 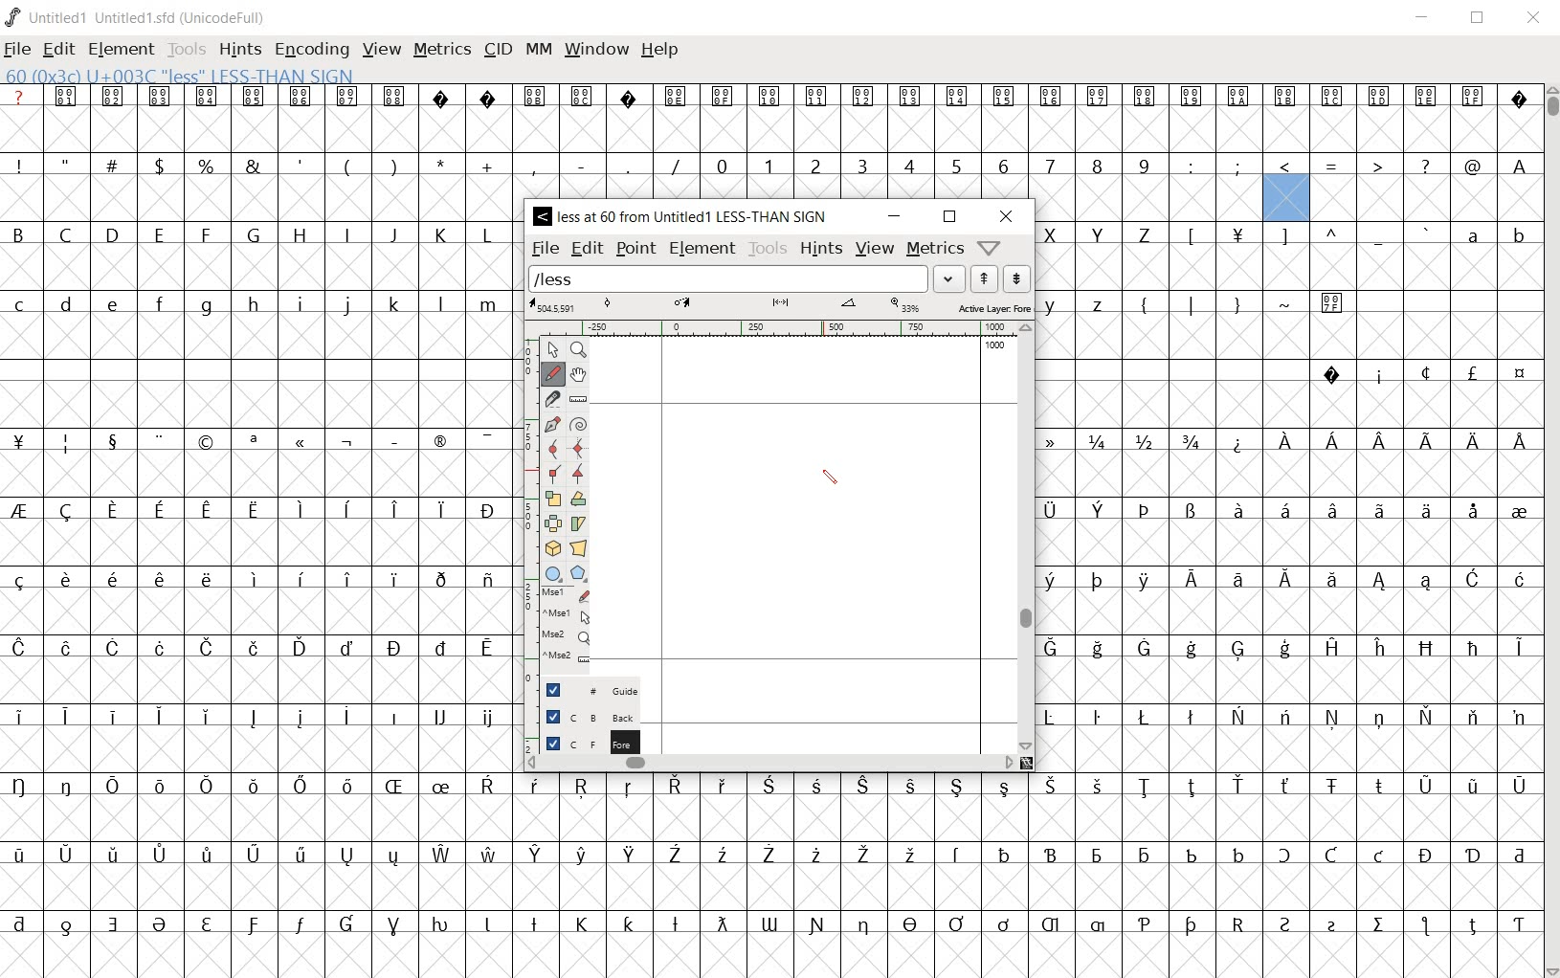 I want to click on Magnify, so click(x=580, y=350).